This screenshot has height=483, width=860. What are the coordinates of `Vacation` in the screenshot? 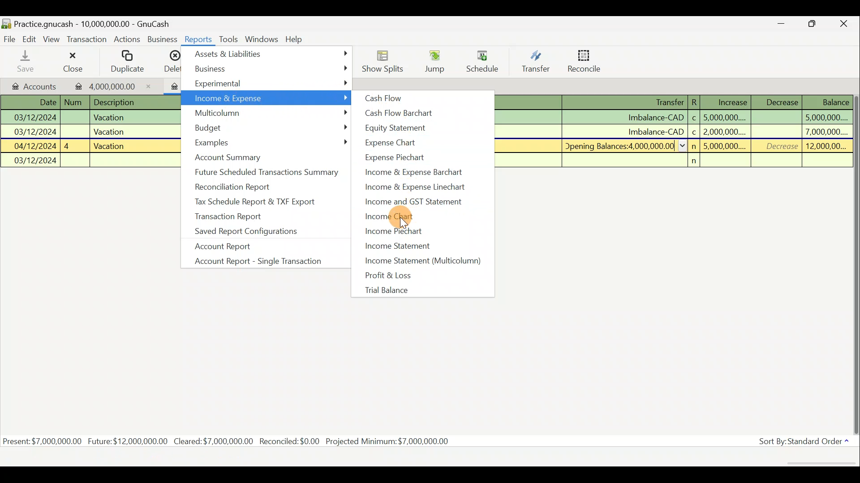 It's located at (108, 131).